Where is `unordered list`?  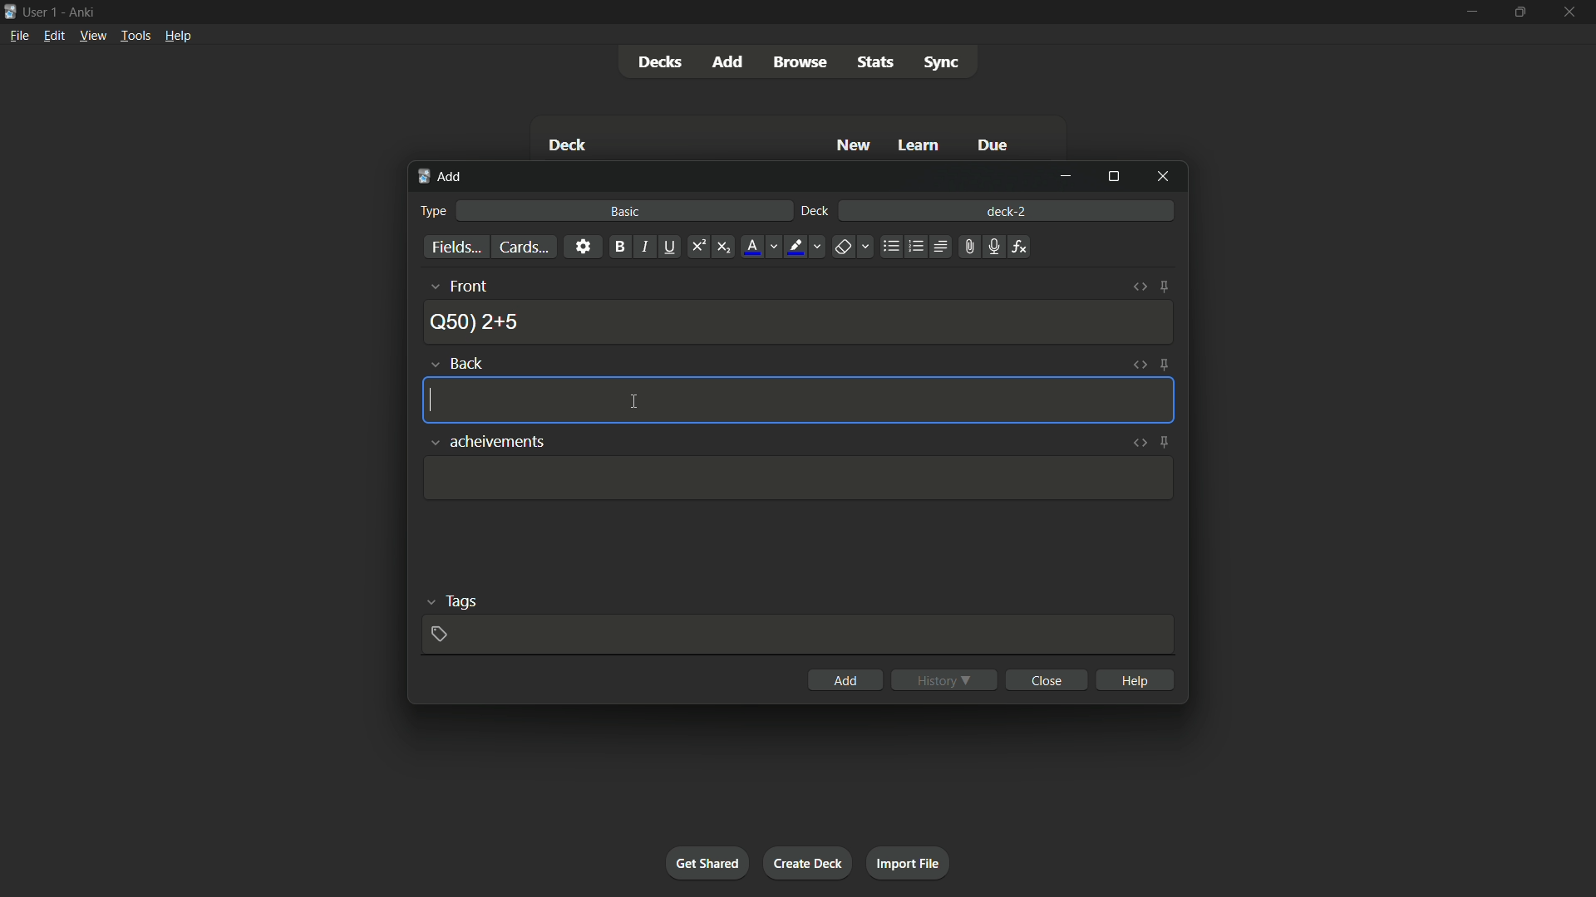 unordered list is located at coordinates (891, 248).